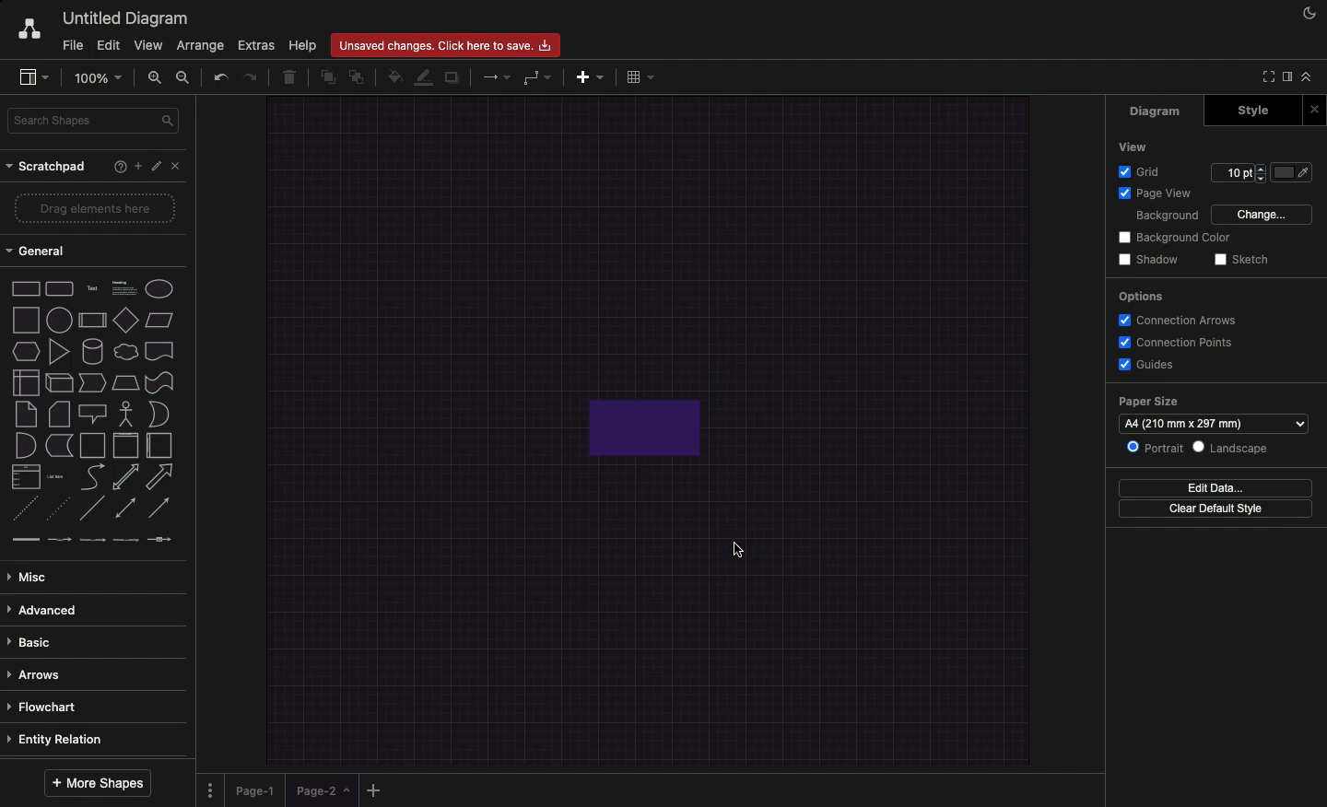 The image size is (1327, 807). I want to click on process, so click(91, 321).